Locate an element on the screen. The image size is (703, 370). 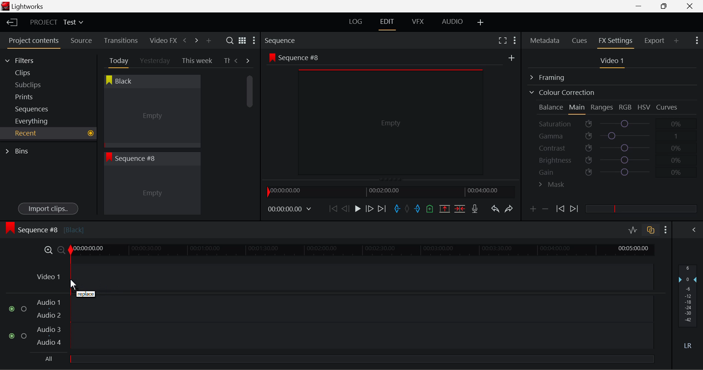
Toggle list and title view is located at coordinates (242, 40).